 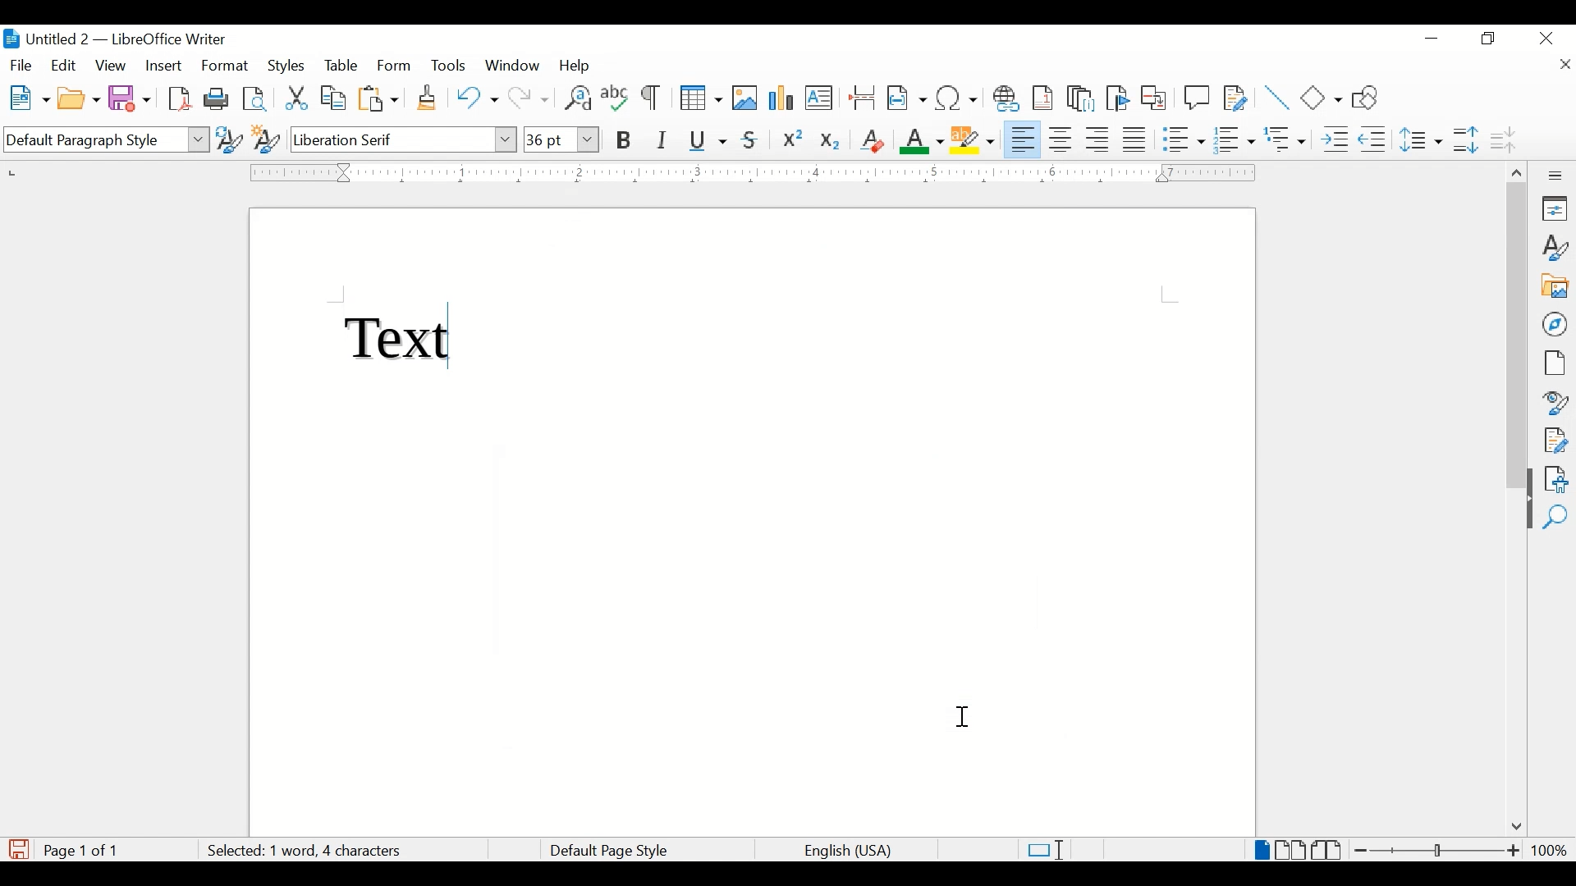 I want to click on insert cross-reference, so click(x=1154, y=97).